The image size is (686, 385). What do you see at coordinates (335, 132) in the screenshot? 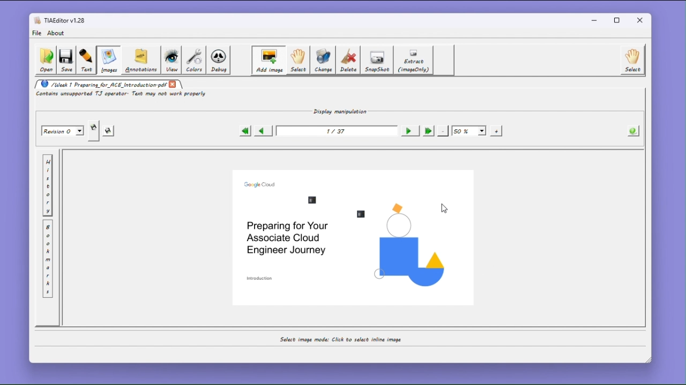
I see `1/37` at bounding box center [335, 132].